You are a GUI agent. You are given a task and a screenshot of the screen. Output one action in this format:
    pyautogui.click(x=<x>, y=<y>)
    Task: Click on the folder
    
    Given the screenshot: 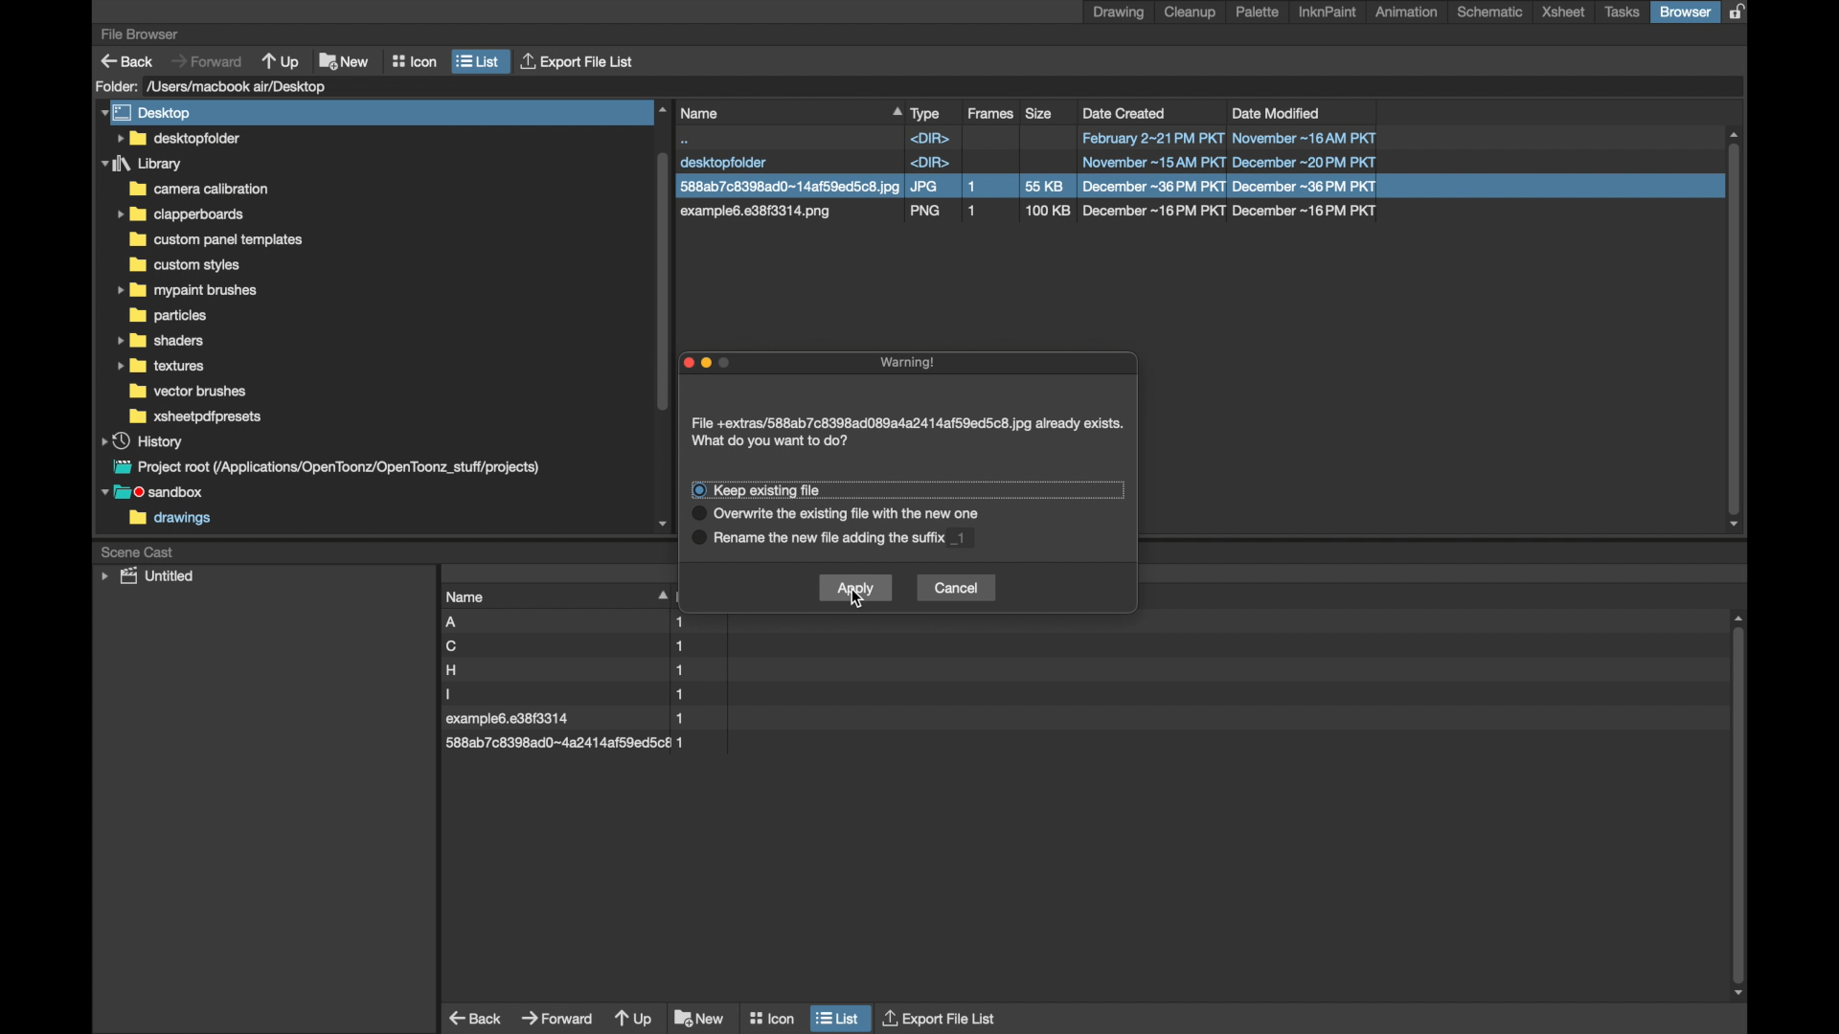 What is the action you would take?
    pyautogui.click(x=180, y=214)
    